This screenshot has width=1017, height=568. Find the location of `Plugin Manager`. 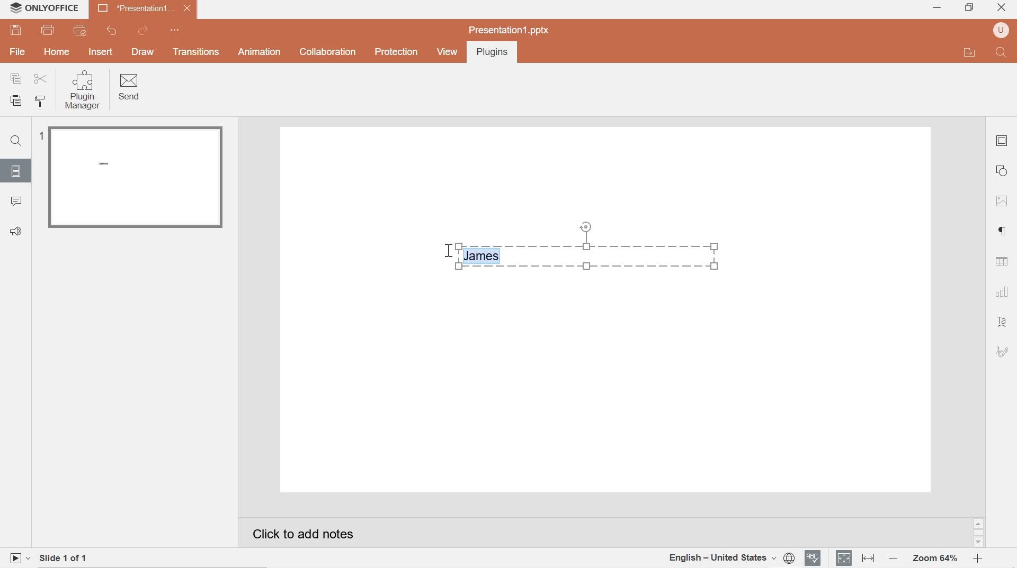

Plugin Manager is located at coordinates (85, 90).